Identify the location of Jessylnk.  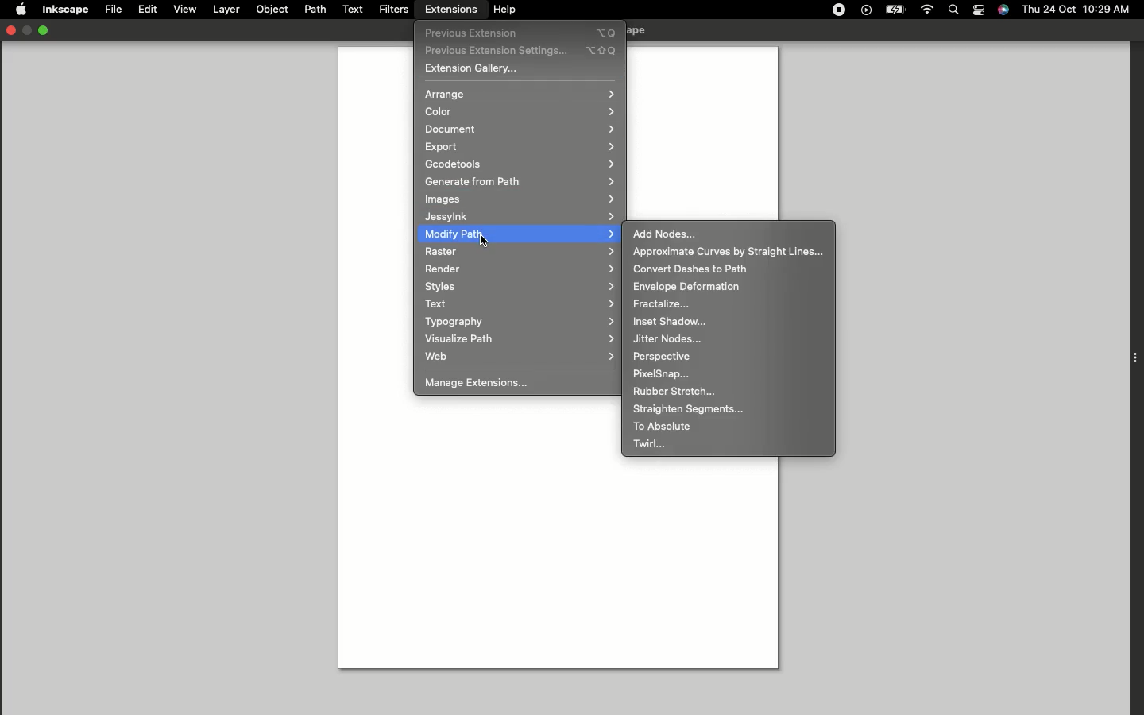
(519, 218).